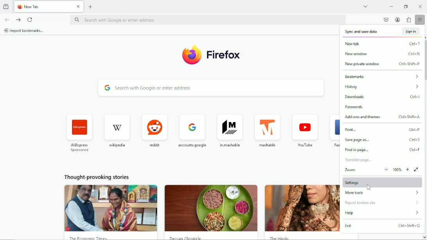  What do you see at coordinates (386, 19) in the screenshot?
I see `save to pocket` at bounding box center [386, 19].